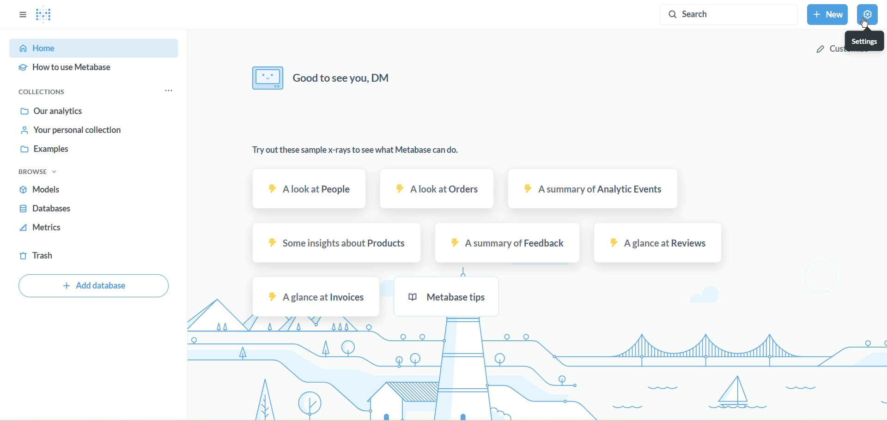  What do you see at coordinates (45, 16) in the screenshot?
I see `logo` at bounding box center [45, 16].